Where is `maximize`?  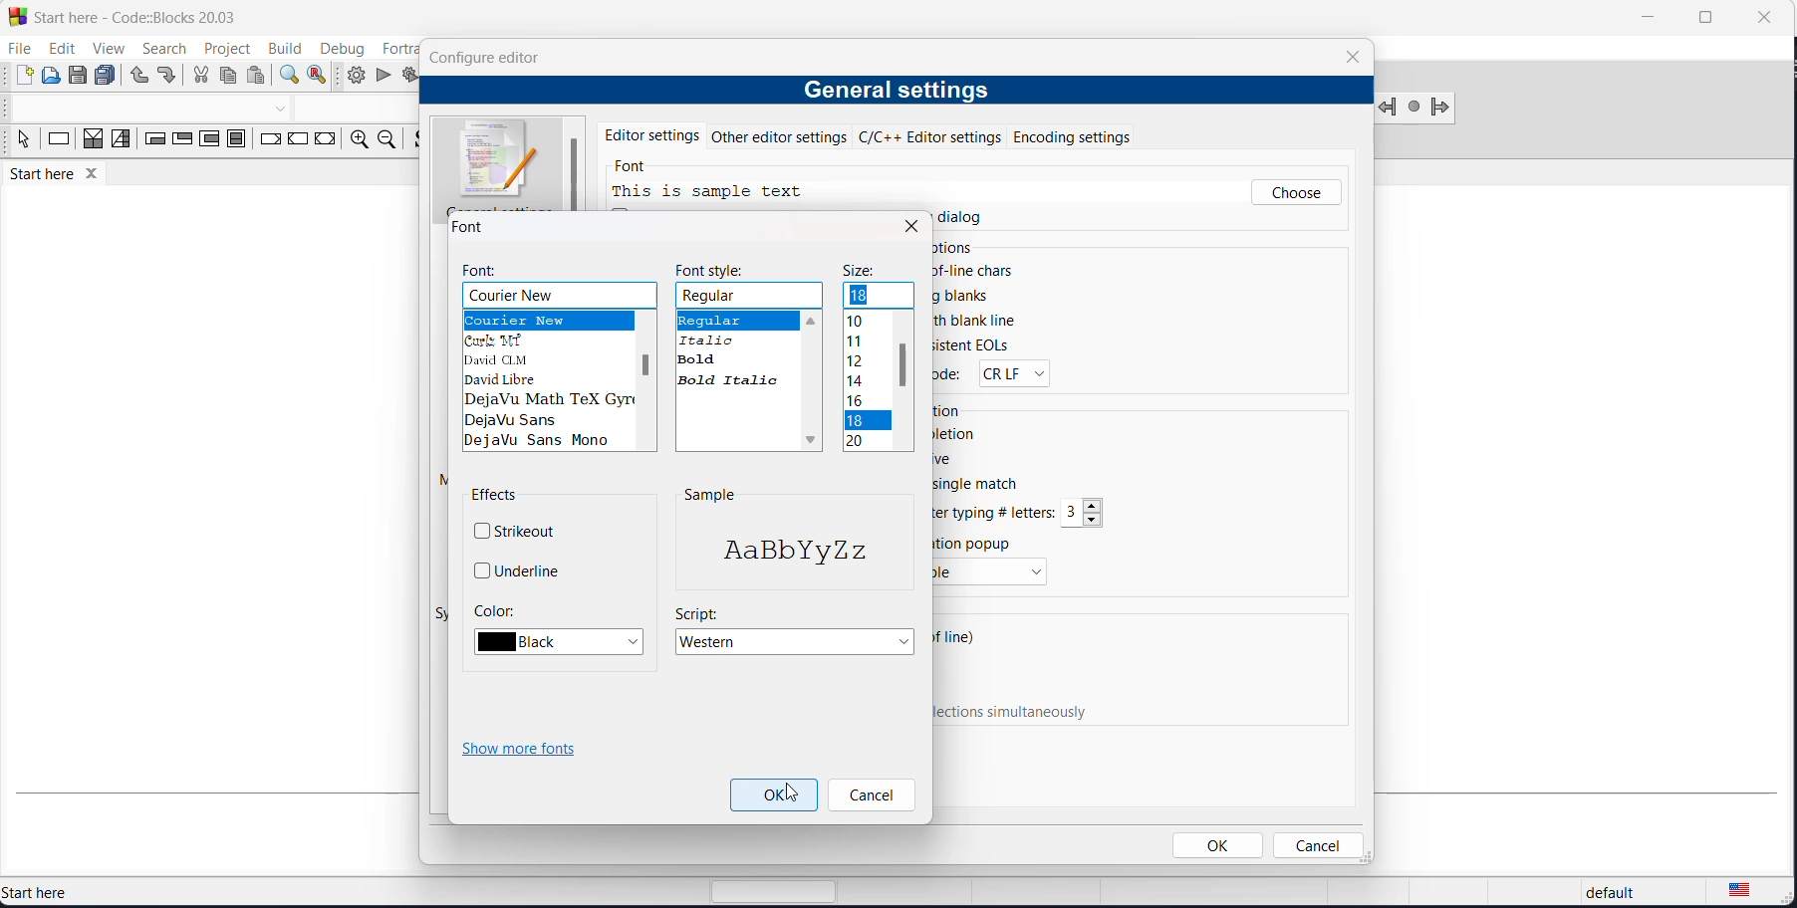 maximize is located at coordinates (1703, 18).